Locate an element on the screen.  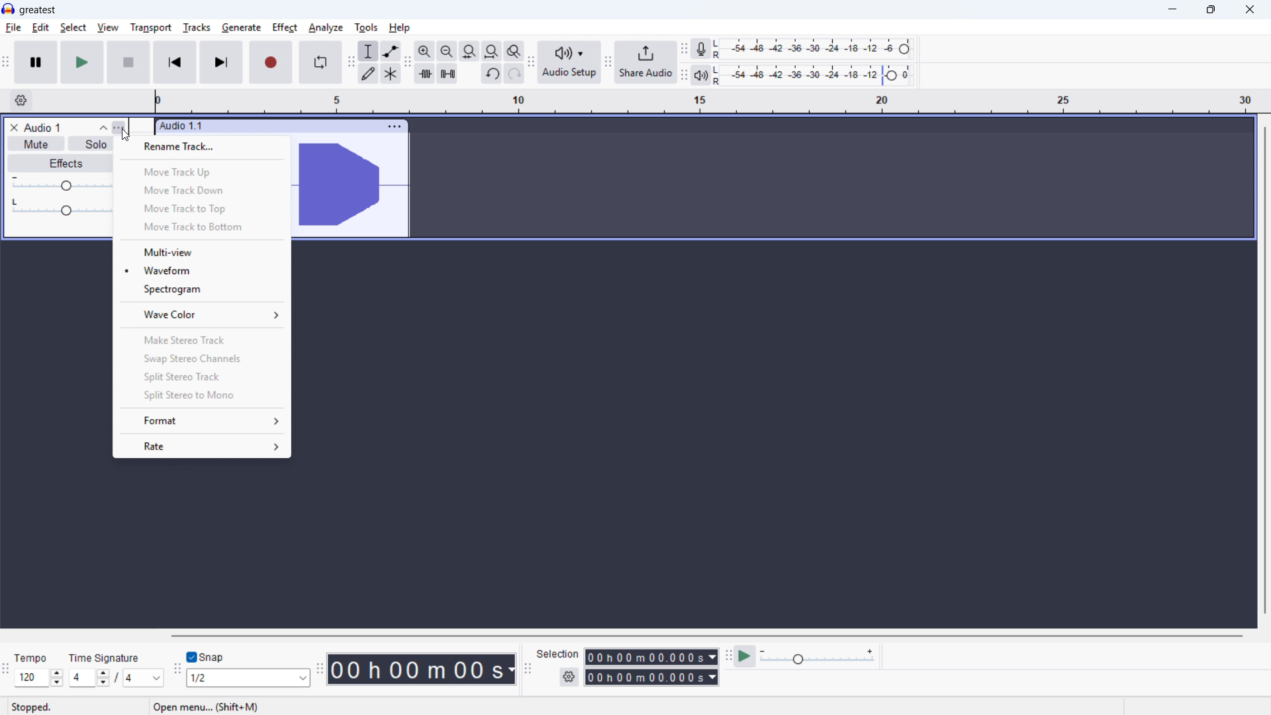
solo is located at coordinates (89, 144).